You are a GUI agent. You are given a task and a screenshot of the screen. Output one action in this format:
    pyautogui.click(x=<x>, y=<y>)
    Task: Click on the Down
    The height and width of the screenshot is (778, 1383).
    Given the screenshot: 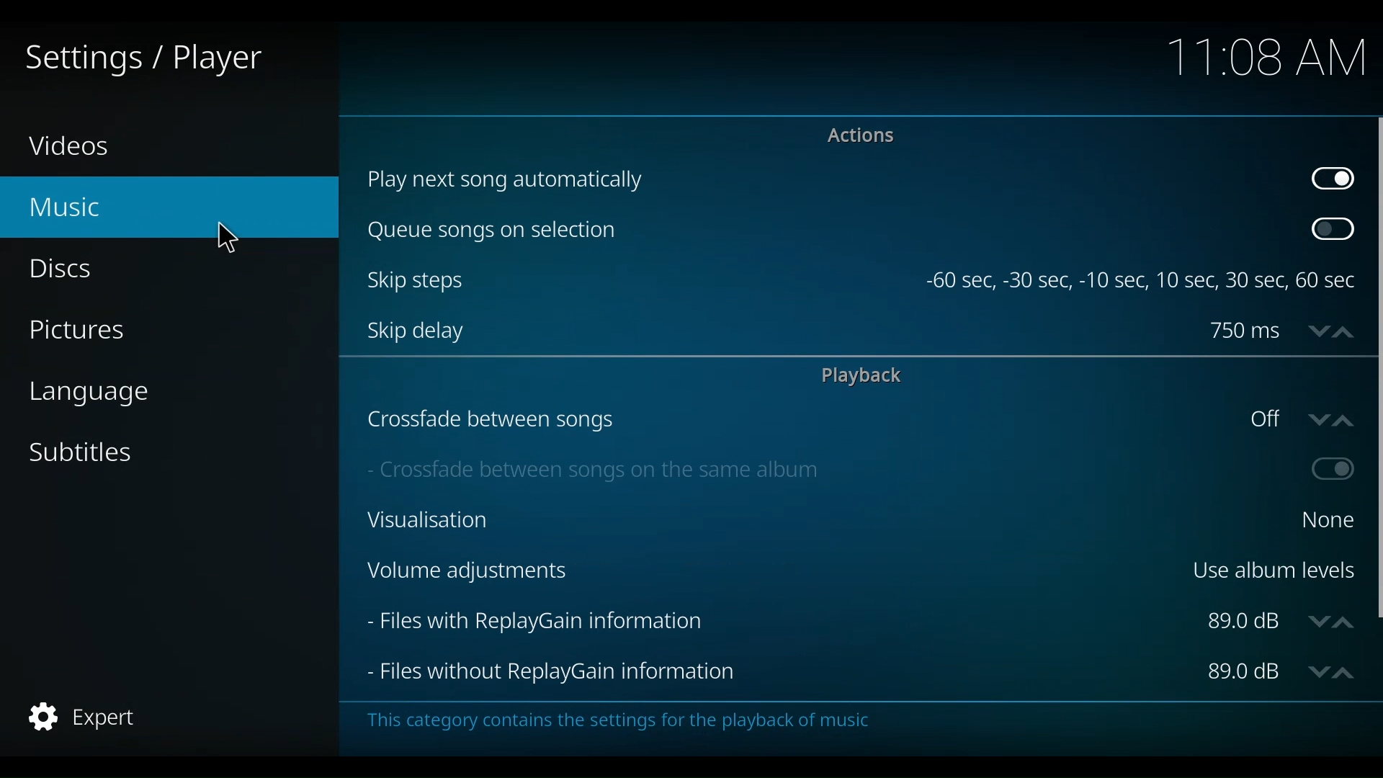 What is the action you would take?
    pyautogui.click(x=1315, y=671)
    